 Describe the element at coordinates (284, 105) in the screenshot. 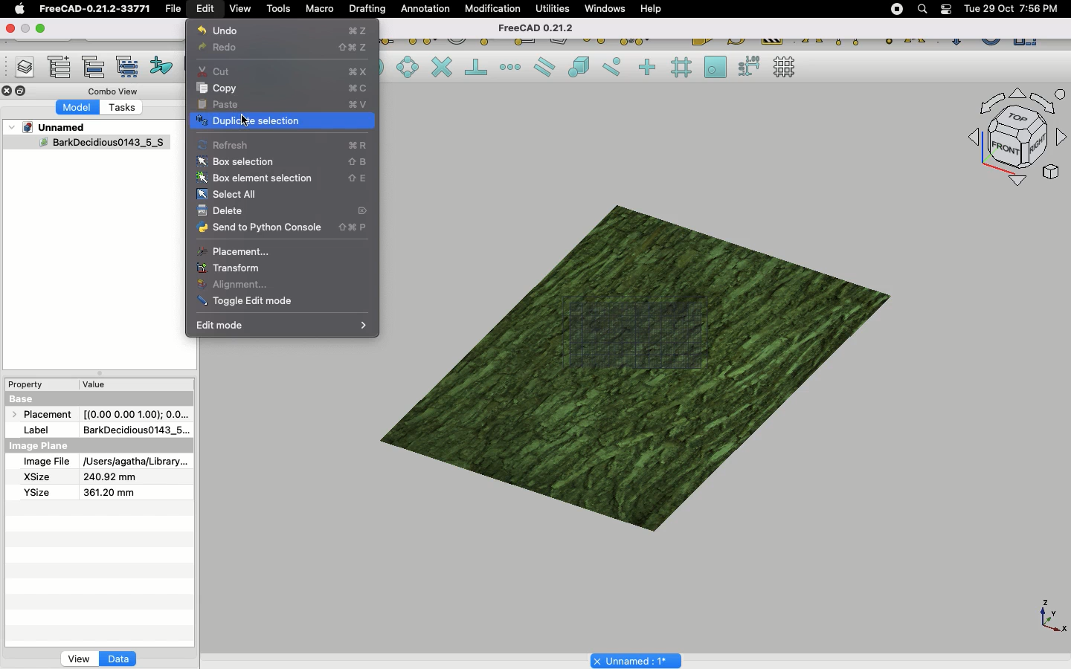

I see `Paste` at that location.